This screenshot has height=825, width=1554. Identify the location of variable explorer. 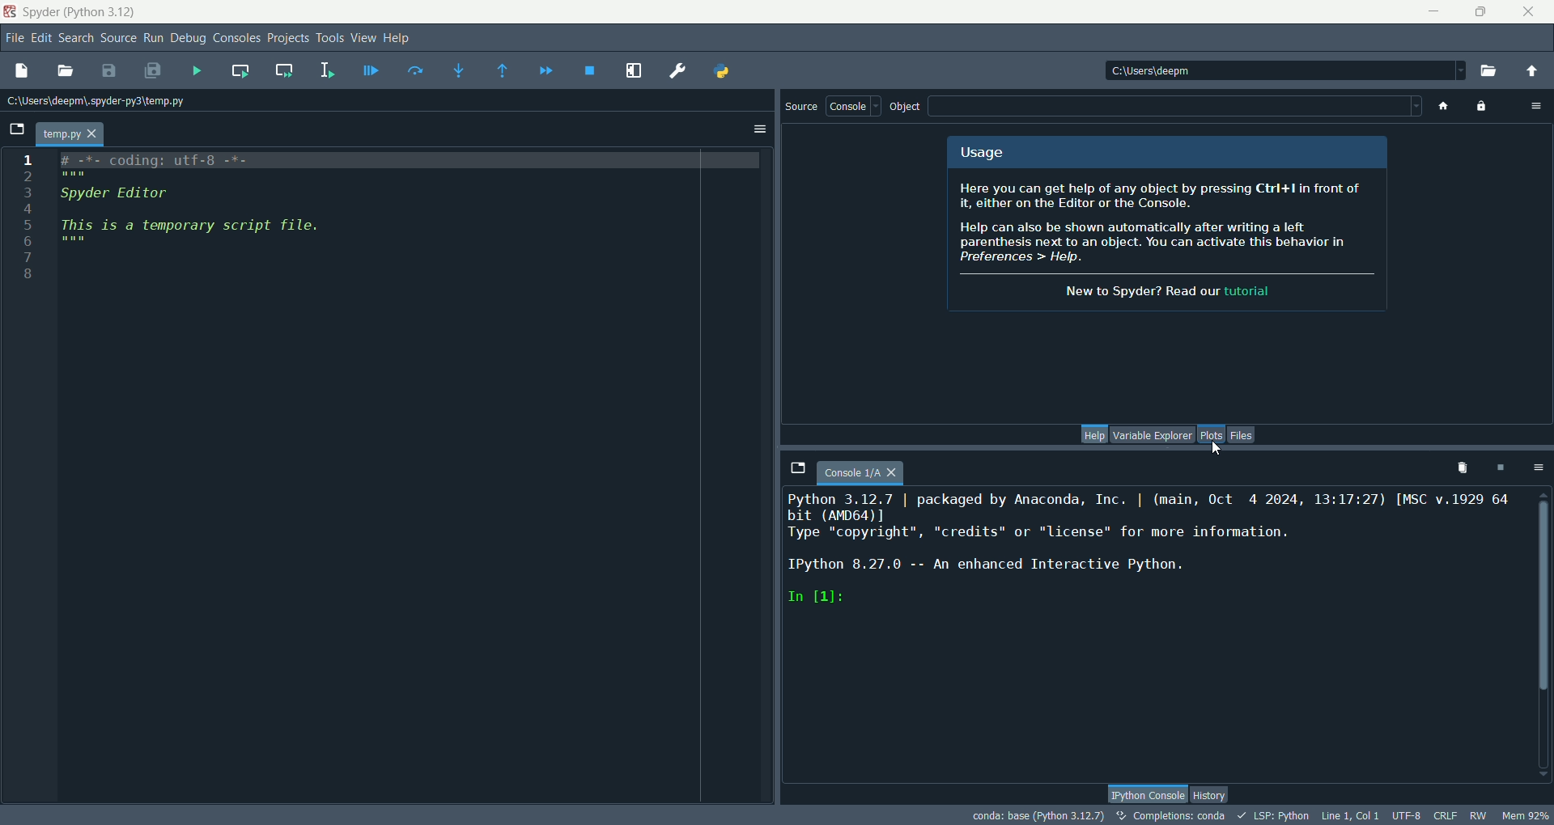
(1150, 435).